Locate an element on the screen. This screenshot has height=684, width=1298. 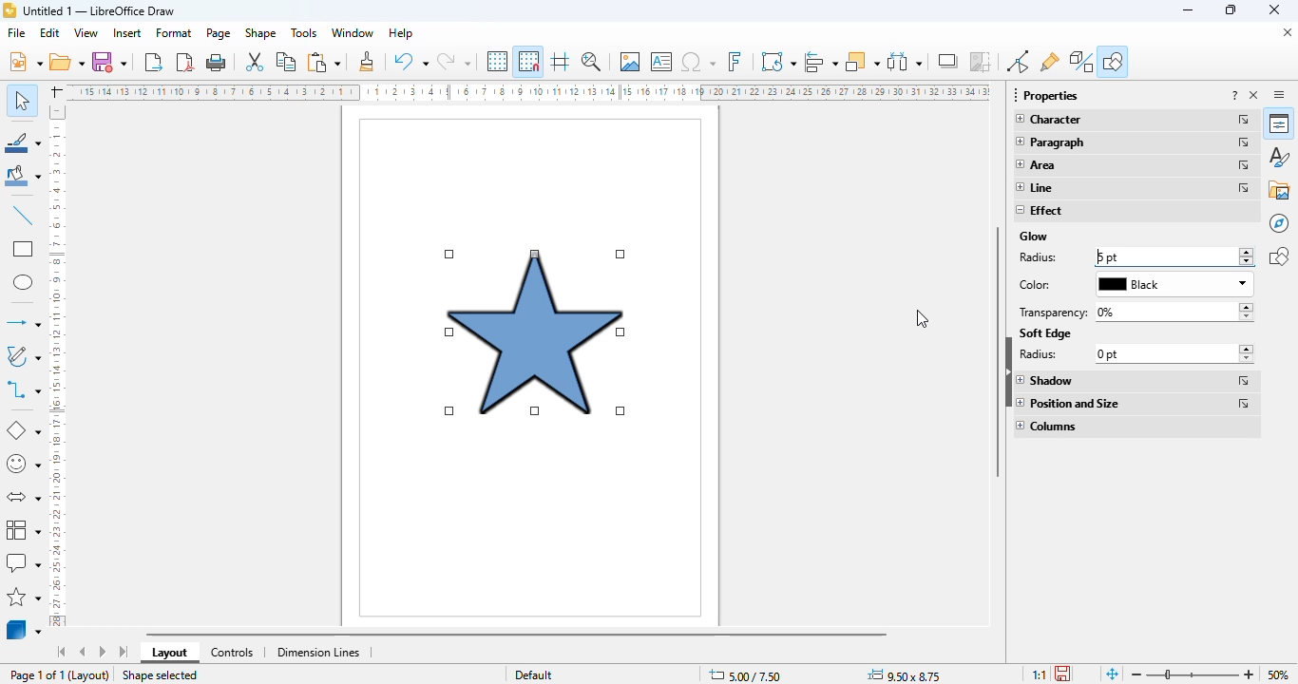
ruler is located at coordinates (58, 365).